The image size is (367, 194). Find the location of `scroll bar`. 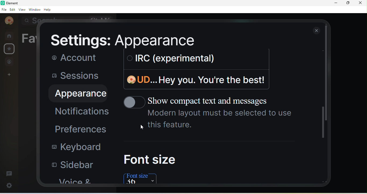

scroll bar is located at coordinates (322, 125).